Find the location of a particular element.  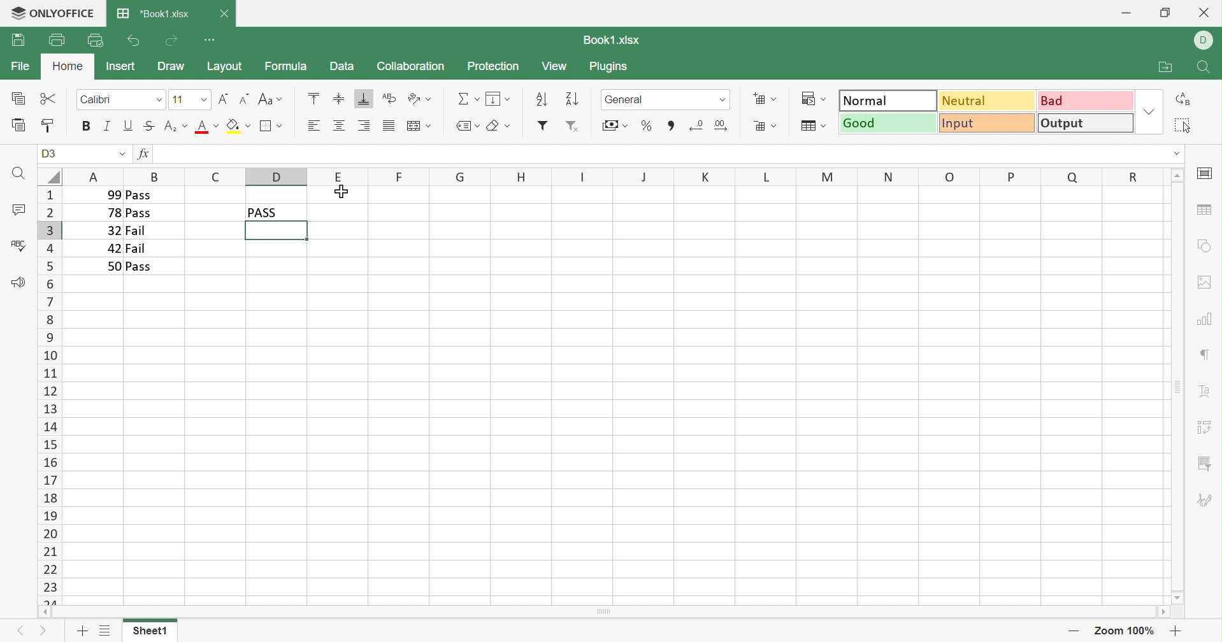

Redo is located at coordinates (171, 41).